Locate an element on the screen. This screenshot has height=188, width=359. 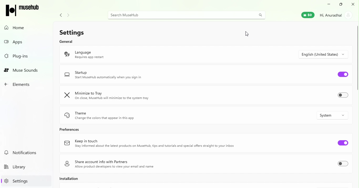
Apps is located at coordinates (17, 41).